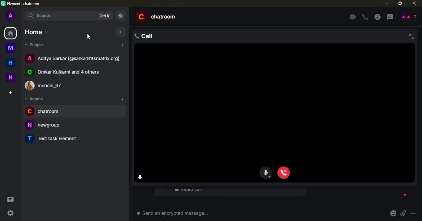  I want to click on cursor, so click(88, 36).